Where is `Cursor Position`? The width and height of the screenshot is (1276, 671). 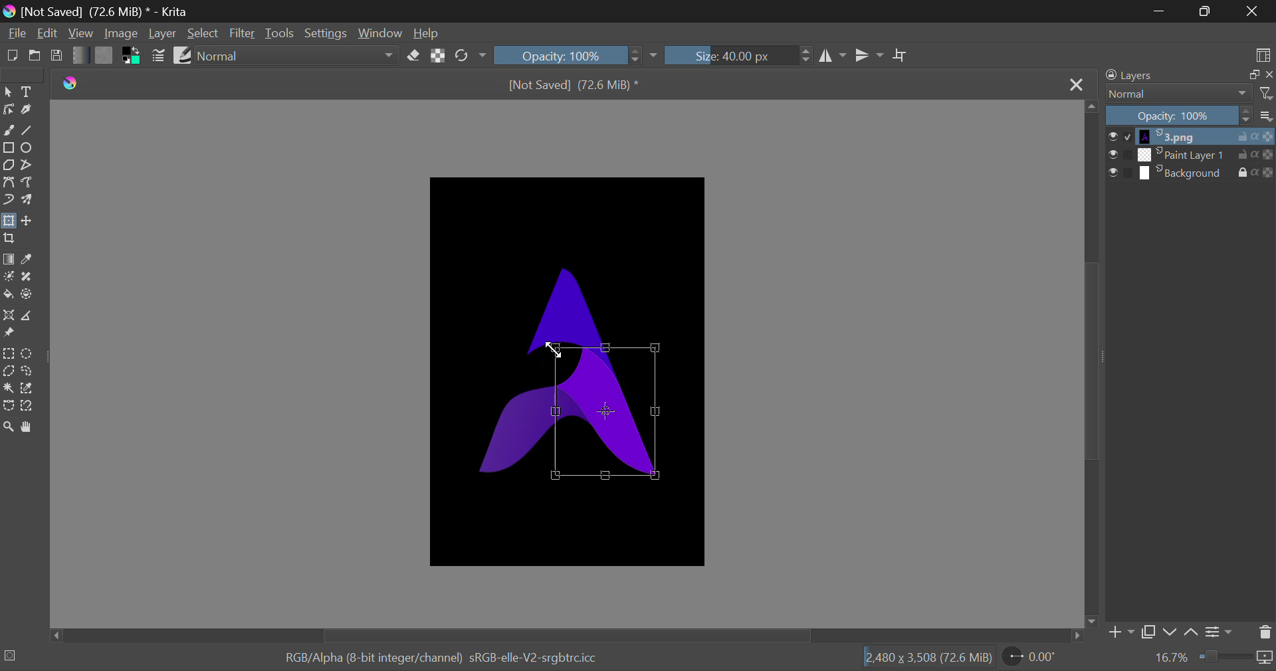 Cursor Position is located at coordinates (550, 346).